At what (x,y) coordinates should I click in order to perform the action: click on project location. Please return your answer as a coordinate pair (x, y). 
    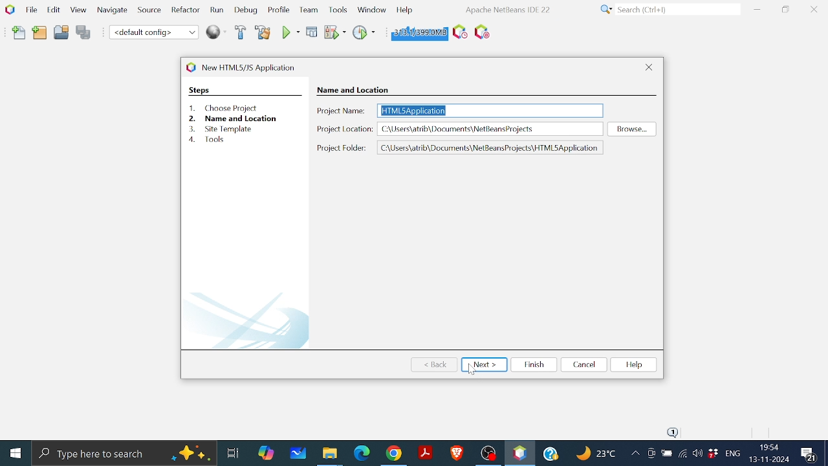
    Looking at the image, I should click on (490, 129).